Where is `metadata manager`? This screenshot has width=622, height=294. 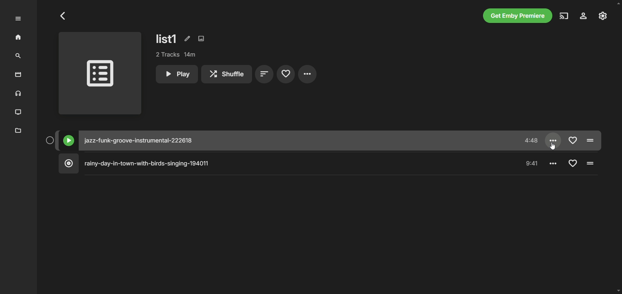
metadata manager is located at coordinates (18, 131).